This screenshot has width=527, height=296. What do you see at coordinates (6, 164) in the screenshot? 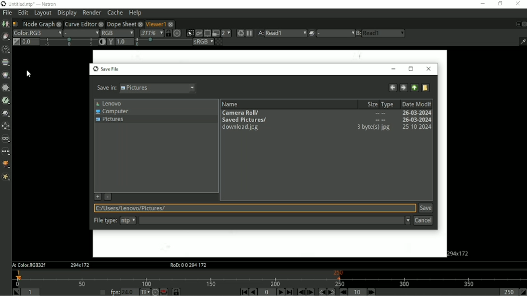
I see `GMIC` at bounding box center [6, 164].